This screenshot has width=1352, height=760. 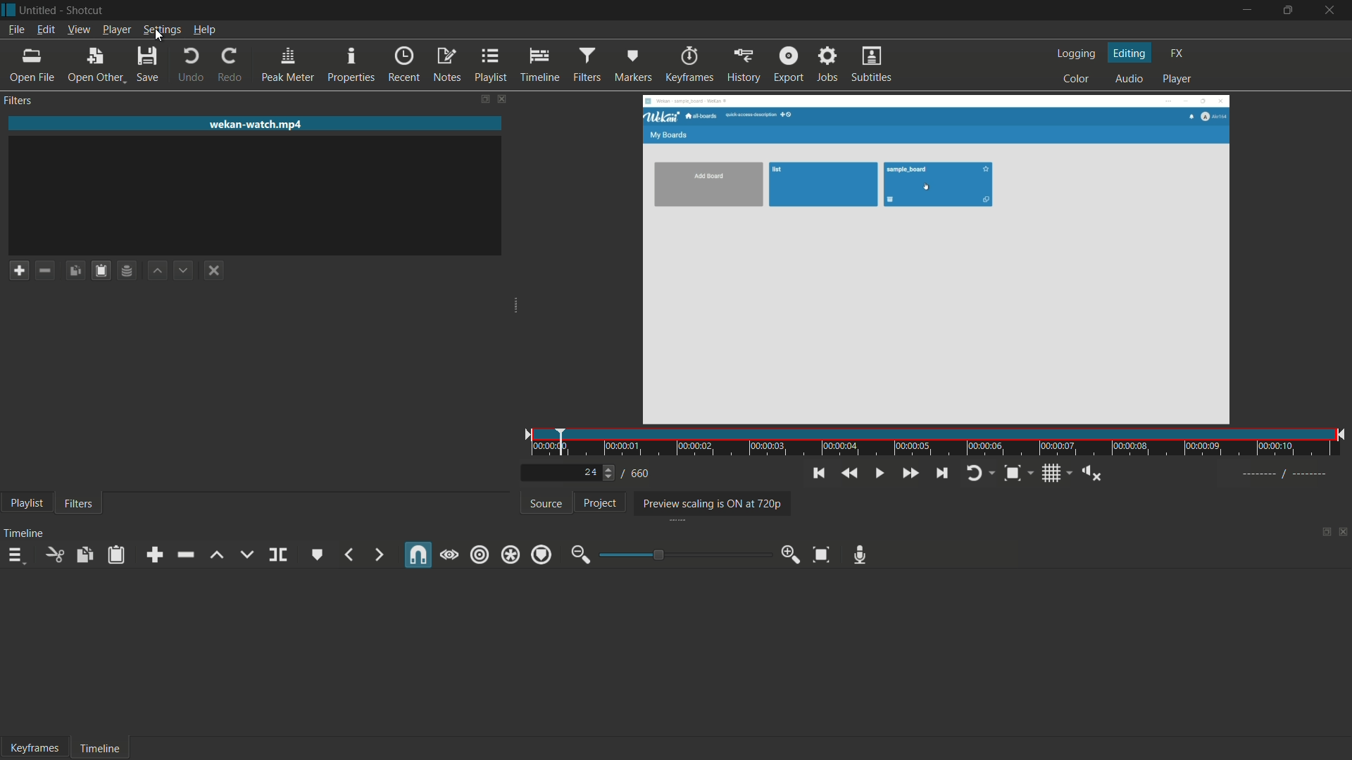 What do you see at coordinates (491, 65) in the screenshot?
I see `playlist` at bounding box center [491, 65].